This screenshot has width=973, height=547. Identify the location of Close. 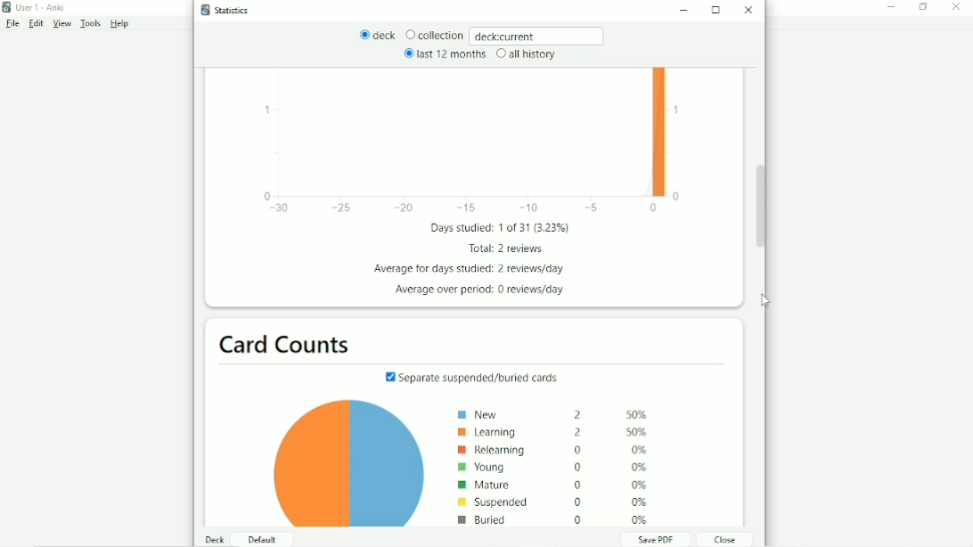
(723, 539).